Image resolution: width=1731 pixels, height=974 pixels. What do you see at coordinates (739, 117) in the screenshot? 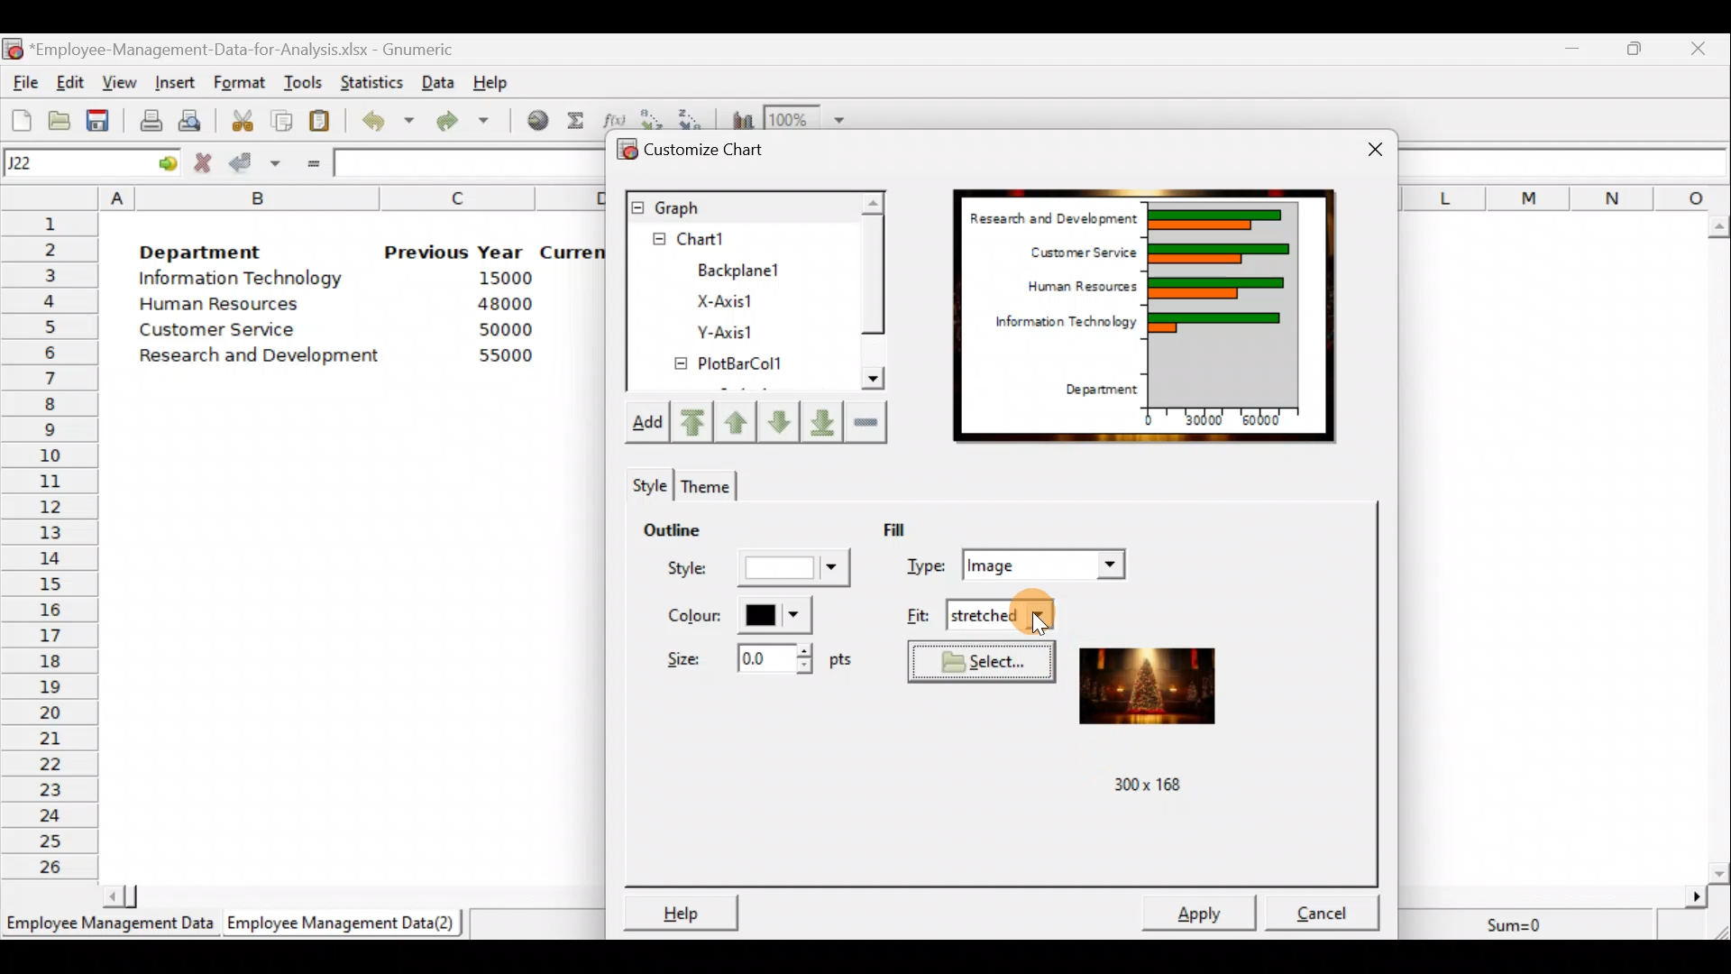
I see `Insert a chart` at bounding box center [739, 117].